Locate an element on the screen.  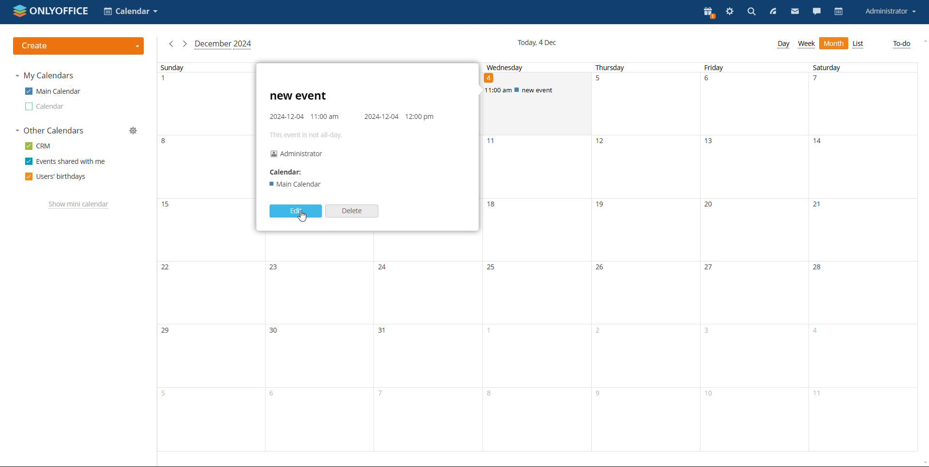
Administrator is located at coordinates (300, 154).